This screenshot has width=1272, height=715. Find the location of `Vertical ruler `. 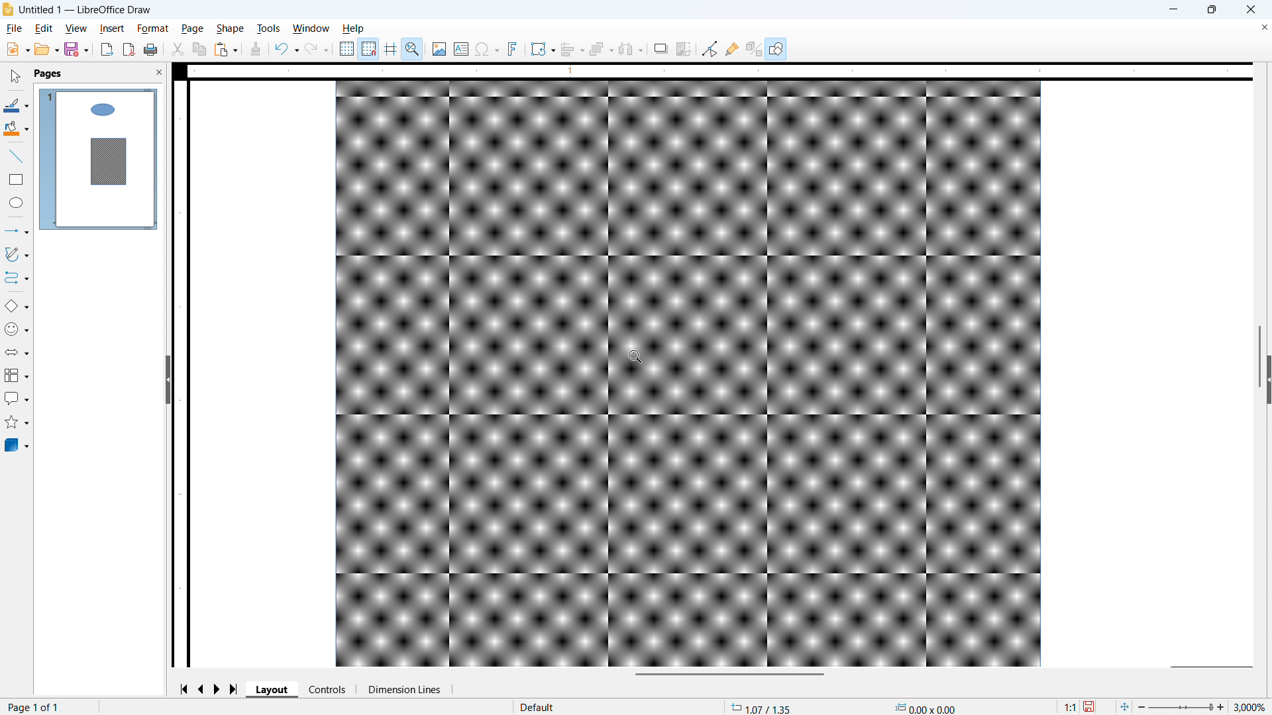

Vertical ruler  is located at coordinates (180, 373).